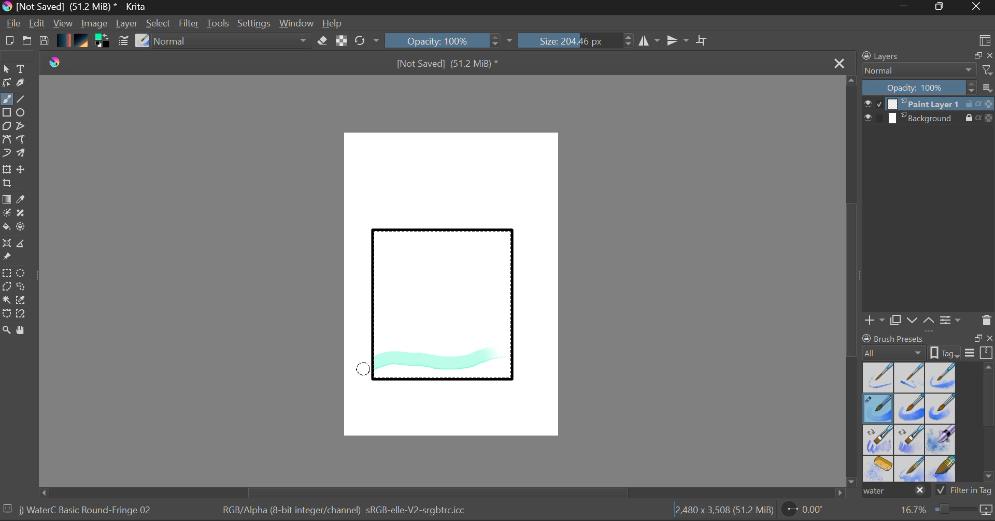  Describe the element at coordinates (909, 439) in the screenshot. I see `Water C - Decay Tilt` at that location.